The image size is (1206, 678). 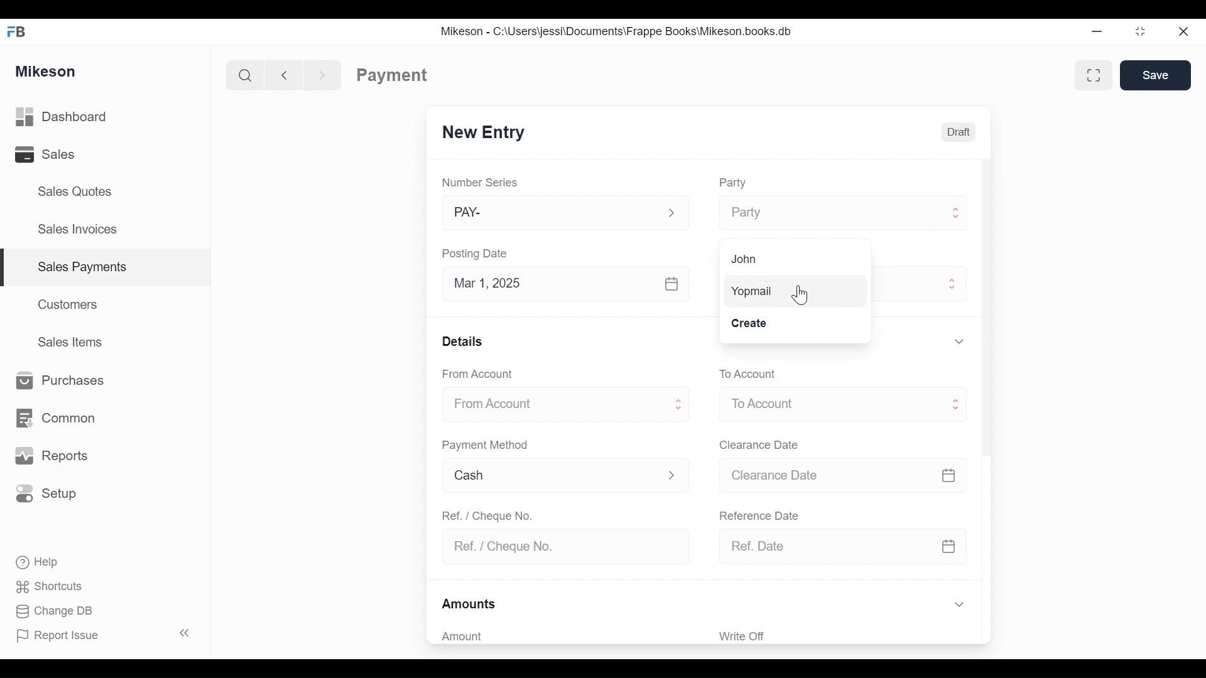 What do you see at coordinates (844, 212) in the screenshot?
I see `Party` at bounding box center [844, 212].